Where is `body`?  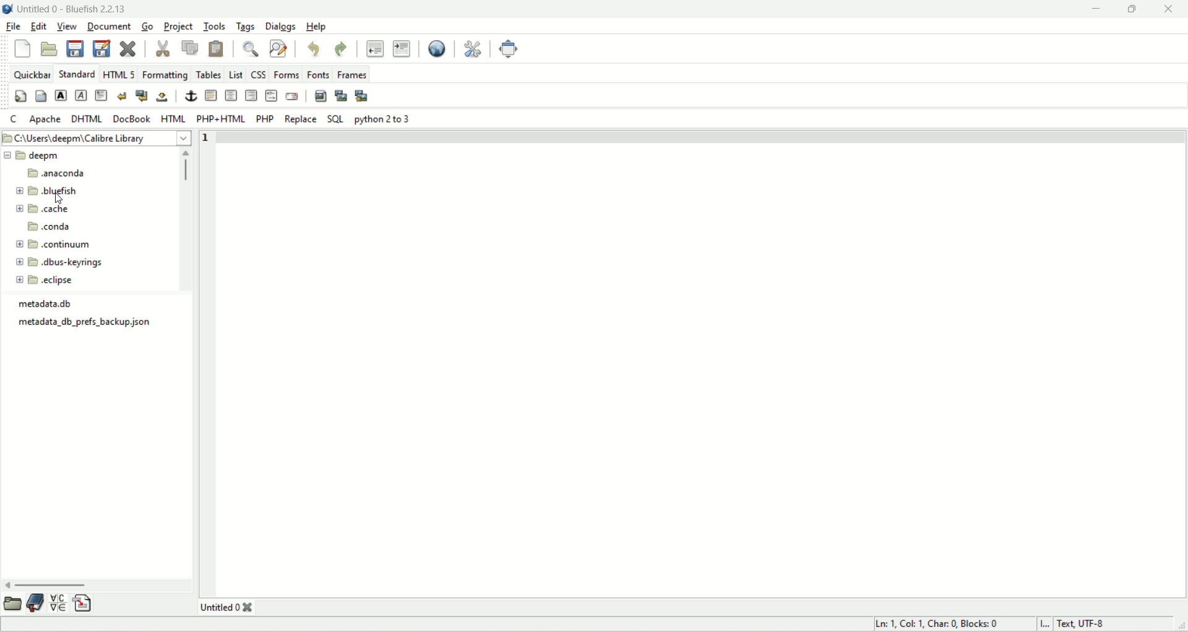
body is located at coordinates (40, 94).